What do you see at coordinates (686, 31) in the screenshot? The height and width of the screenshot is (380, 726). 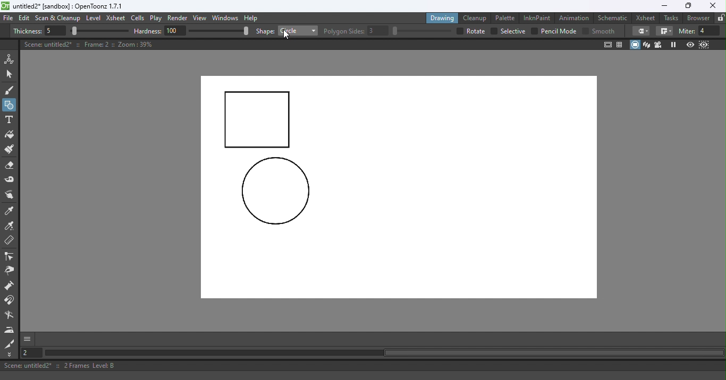 I see `miter` at bounding box center [686, 31].